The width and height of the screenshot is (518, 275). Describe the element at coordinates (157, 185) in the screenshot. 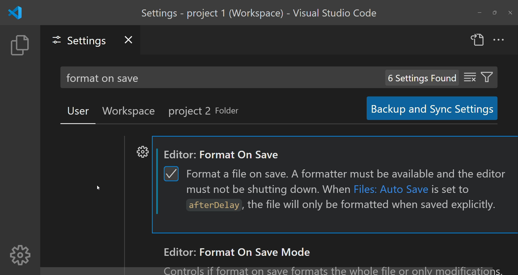

I see `scroll bar` at that location.